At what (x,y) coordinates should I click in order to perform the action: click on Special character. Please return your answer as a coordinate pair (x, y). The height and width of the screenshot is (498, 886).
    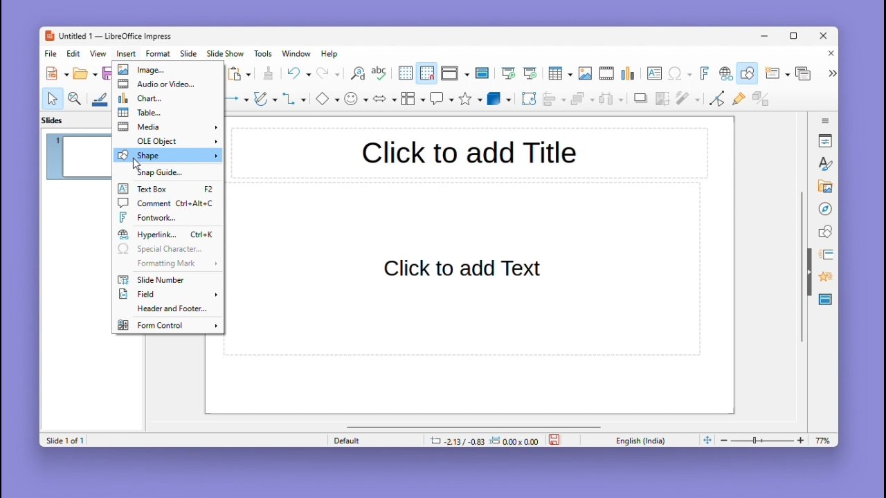
    Looking at the image, I should click on (168, 250).